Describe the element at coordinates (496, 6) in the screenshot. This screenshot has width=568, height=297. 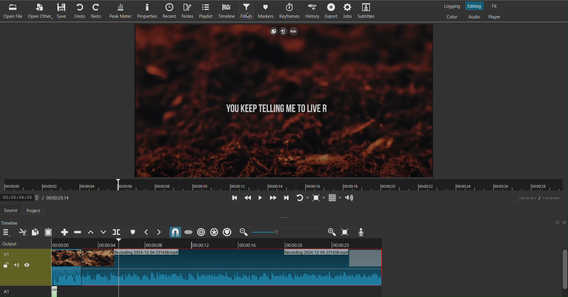
I see `FX` at that location.